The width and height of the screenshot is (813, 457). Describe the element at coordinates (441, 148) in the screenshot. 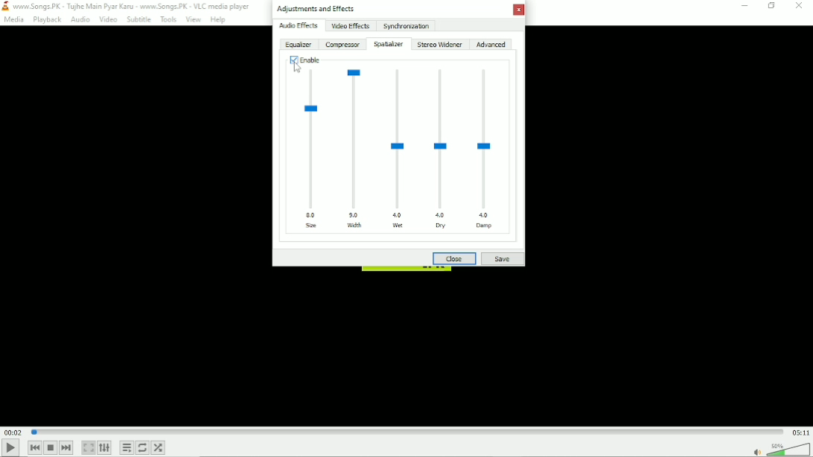

I see `Dry` at that location.